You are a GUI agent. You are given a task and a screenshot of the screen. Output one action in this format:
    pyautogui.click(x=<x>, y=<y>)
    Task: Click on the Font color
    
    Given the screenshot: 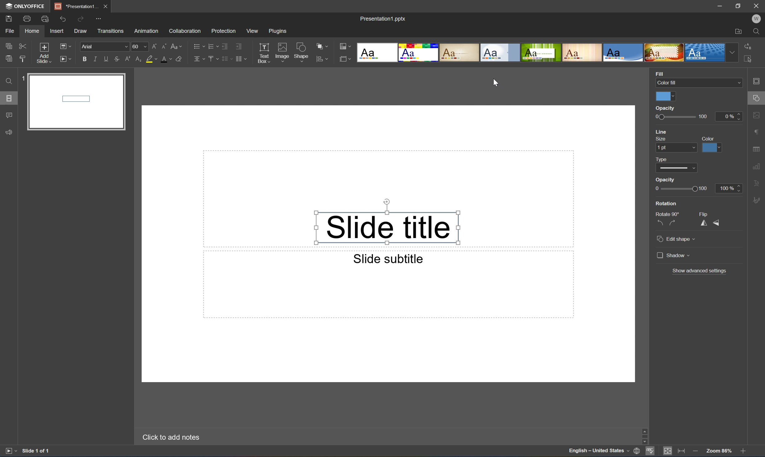 What is the action you would take?
    pyautogui.click(x=167, y=60)
    